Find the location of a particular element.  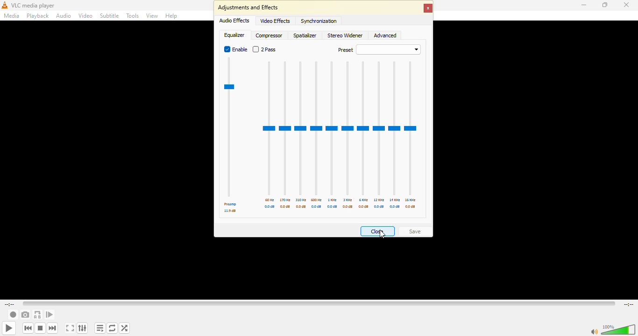

compressor is located at coordinates (270, 35).